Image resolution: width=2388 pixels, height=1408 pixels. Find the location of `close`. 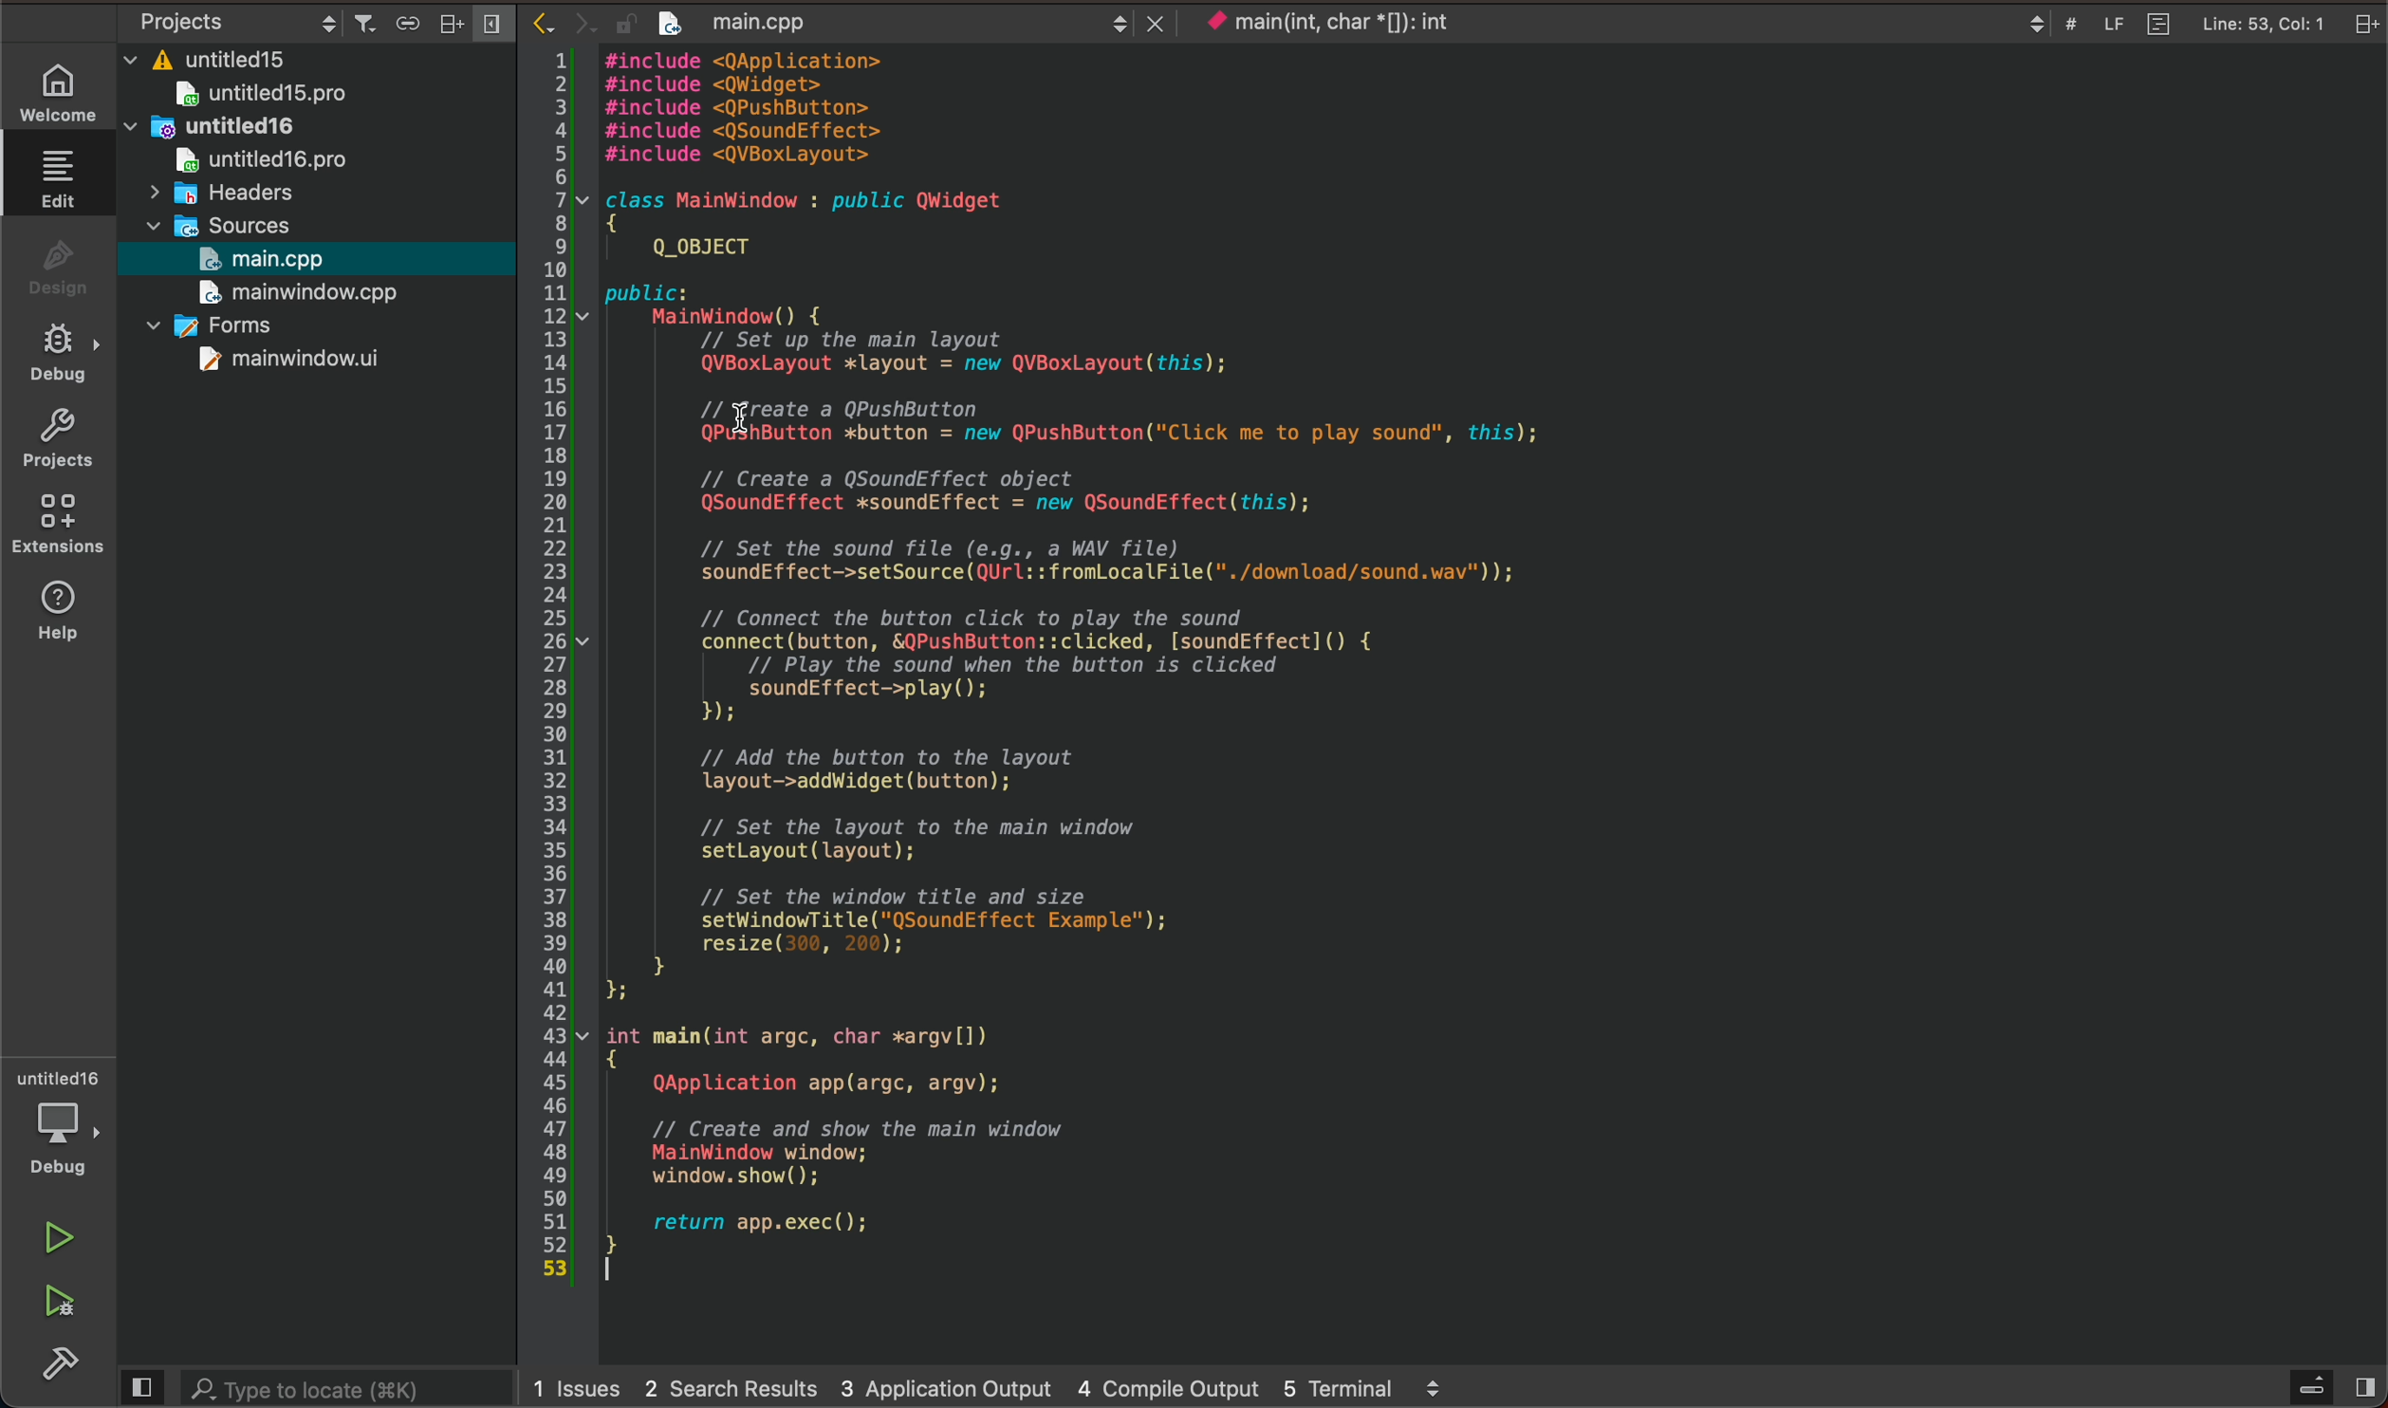

close is located at coordinates (1149, 21).